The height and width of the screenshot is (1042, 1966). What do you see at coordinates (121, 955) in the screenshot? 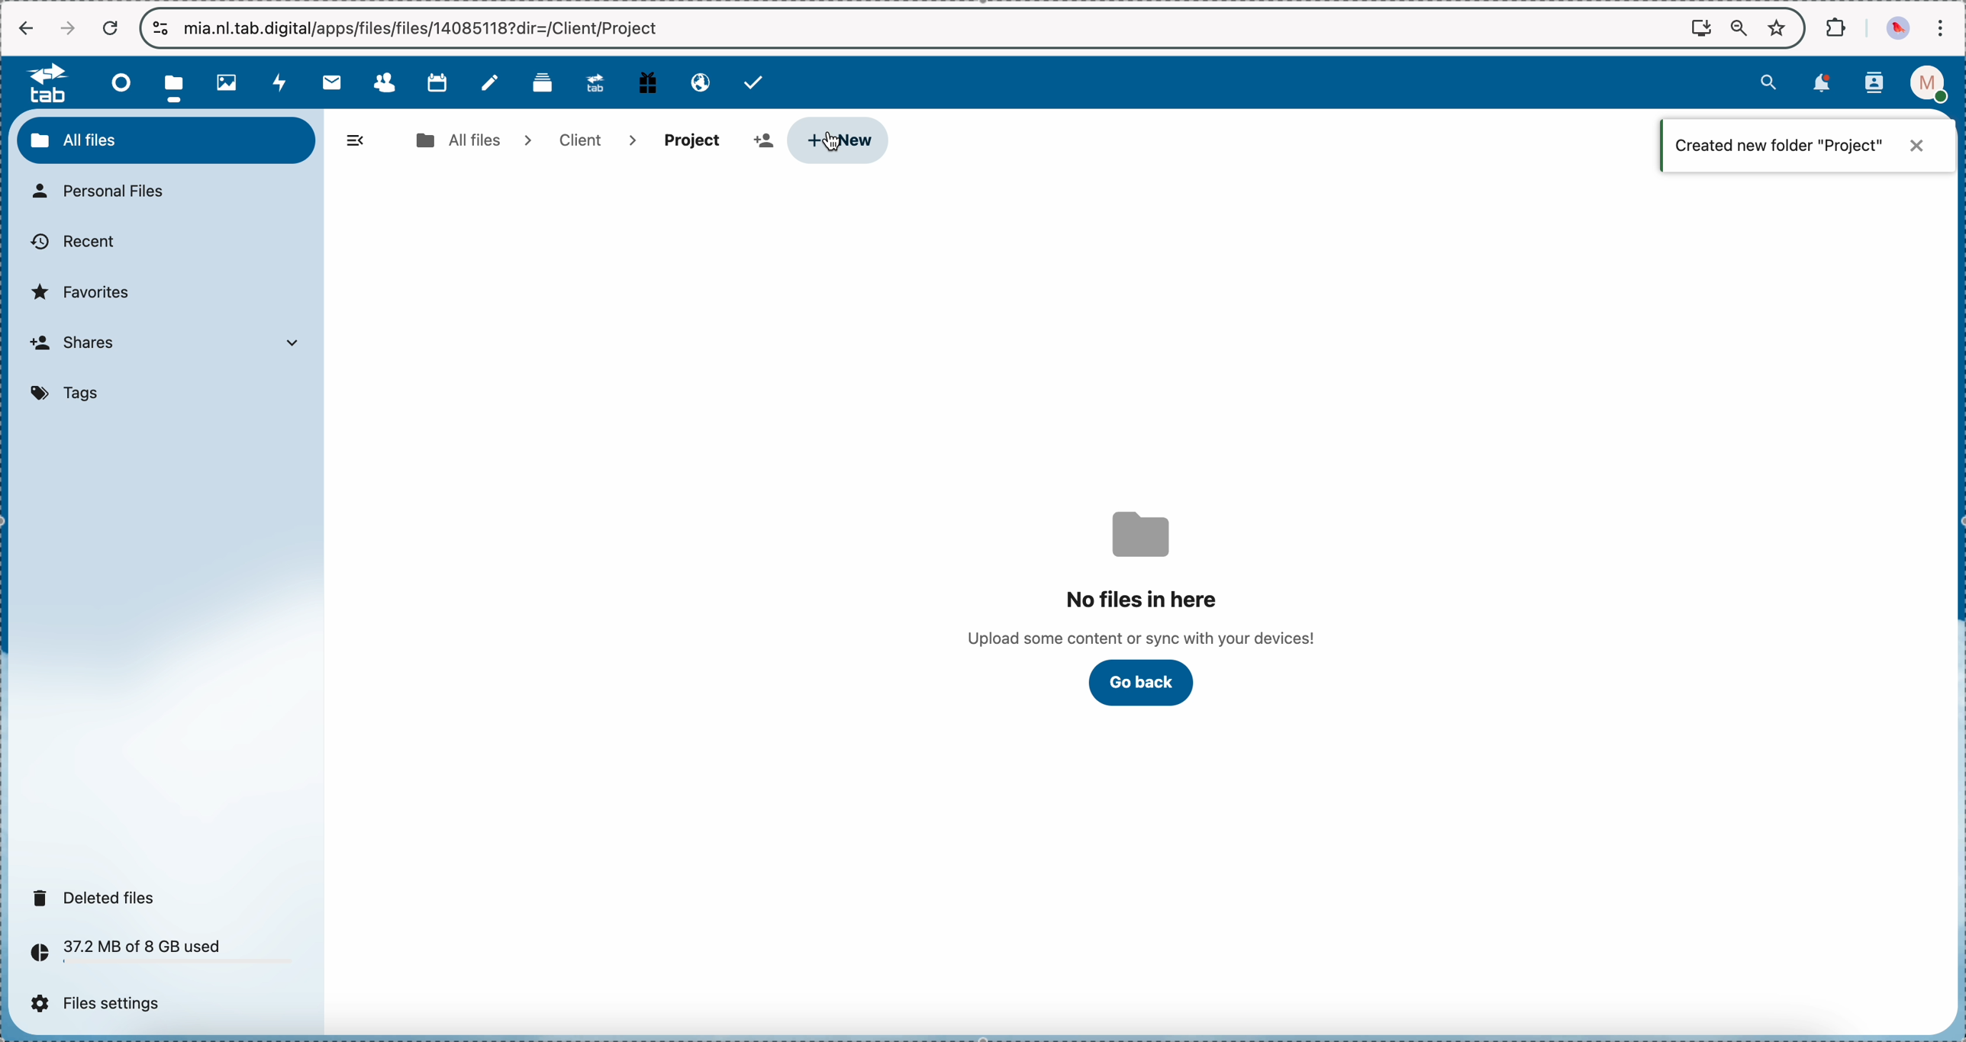
I see `37.2 MB of 8 GB` at bounding box center [121, 955].